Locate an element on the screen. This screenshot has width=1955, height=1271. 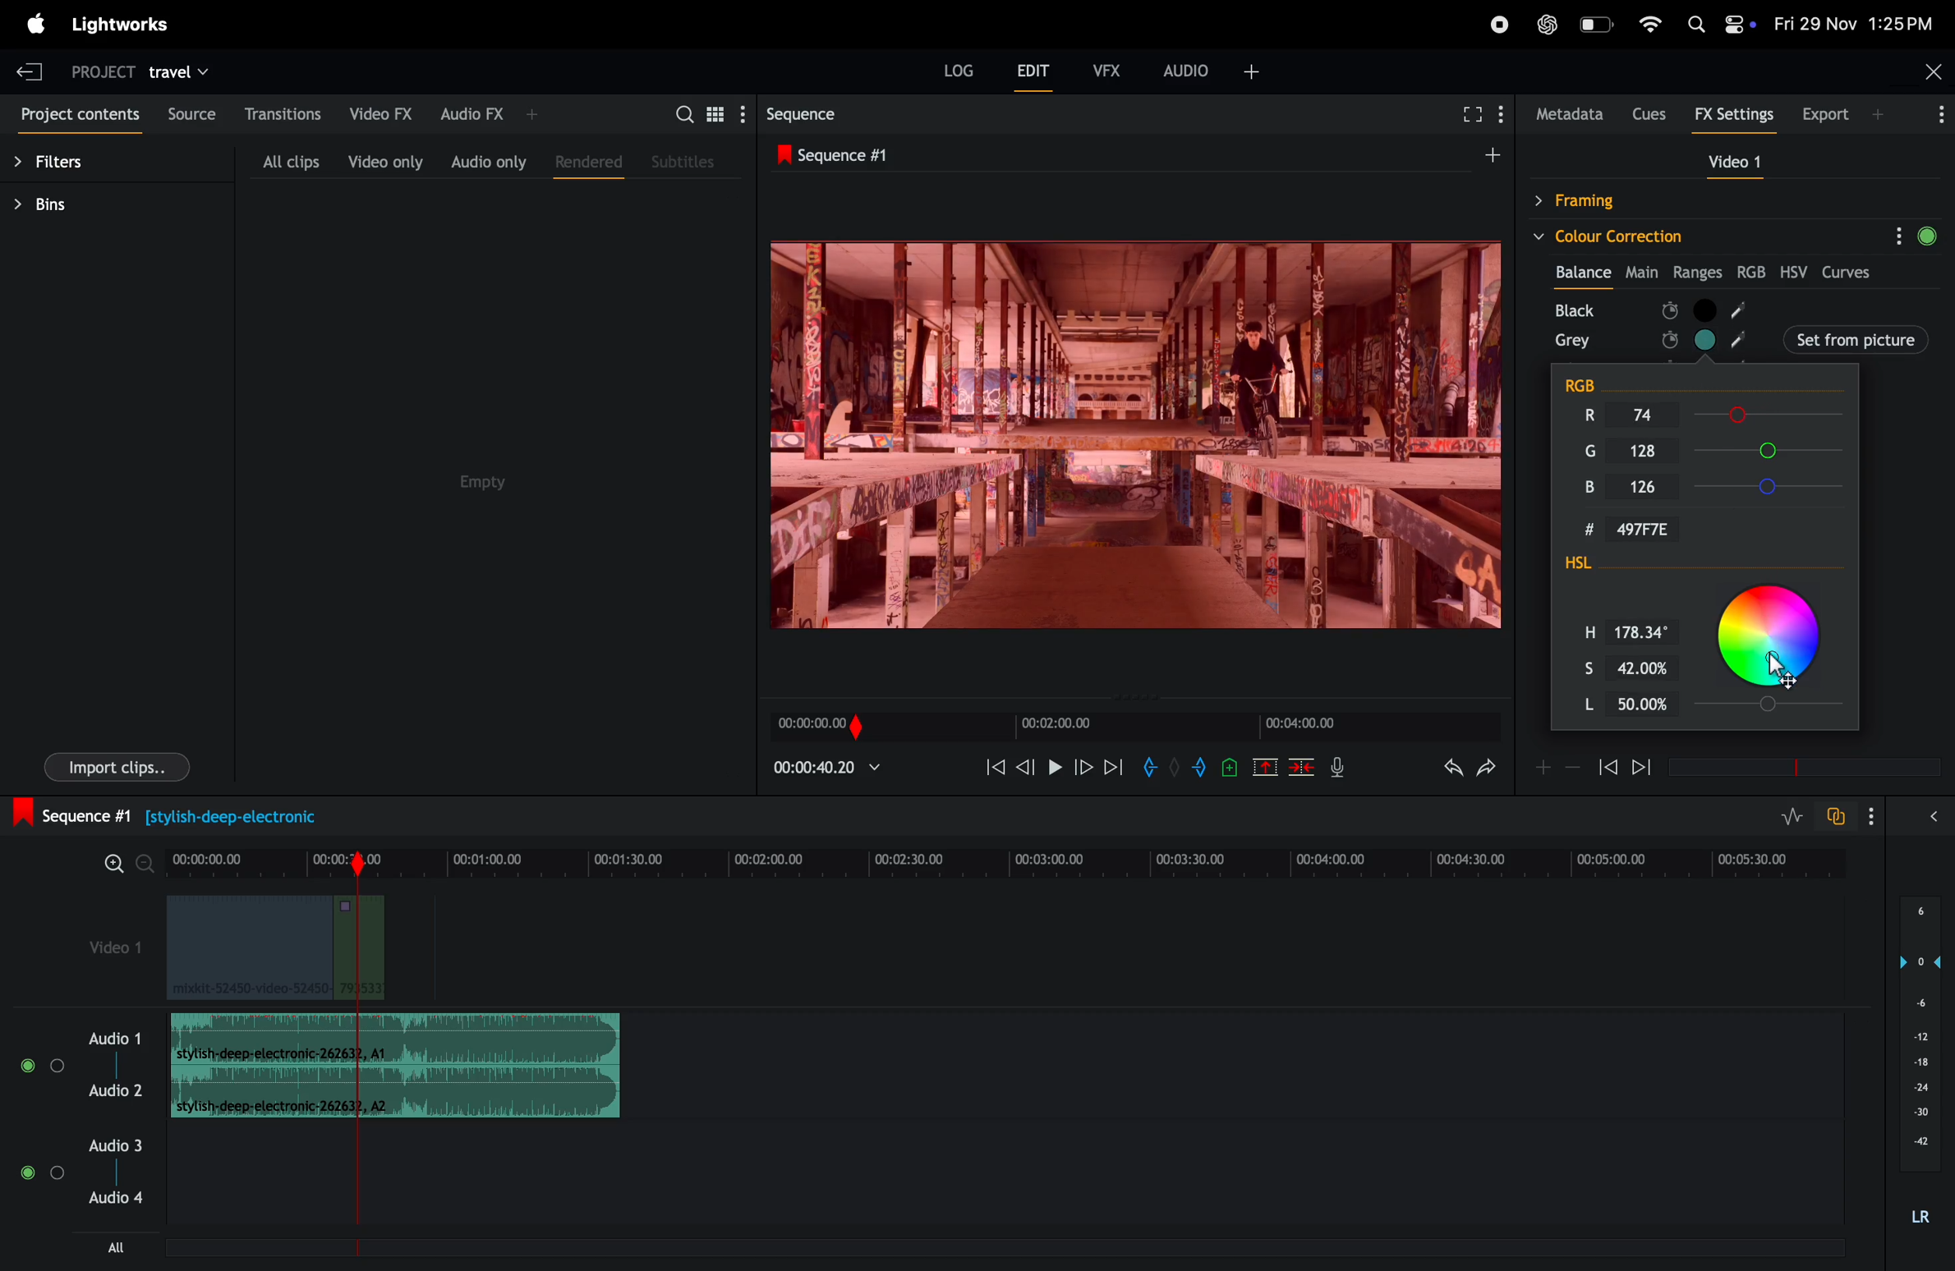
search bar is located at coordinates (683, 112).